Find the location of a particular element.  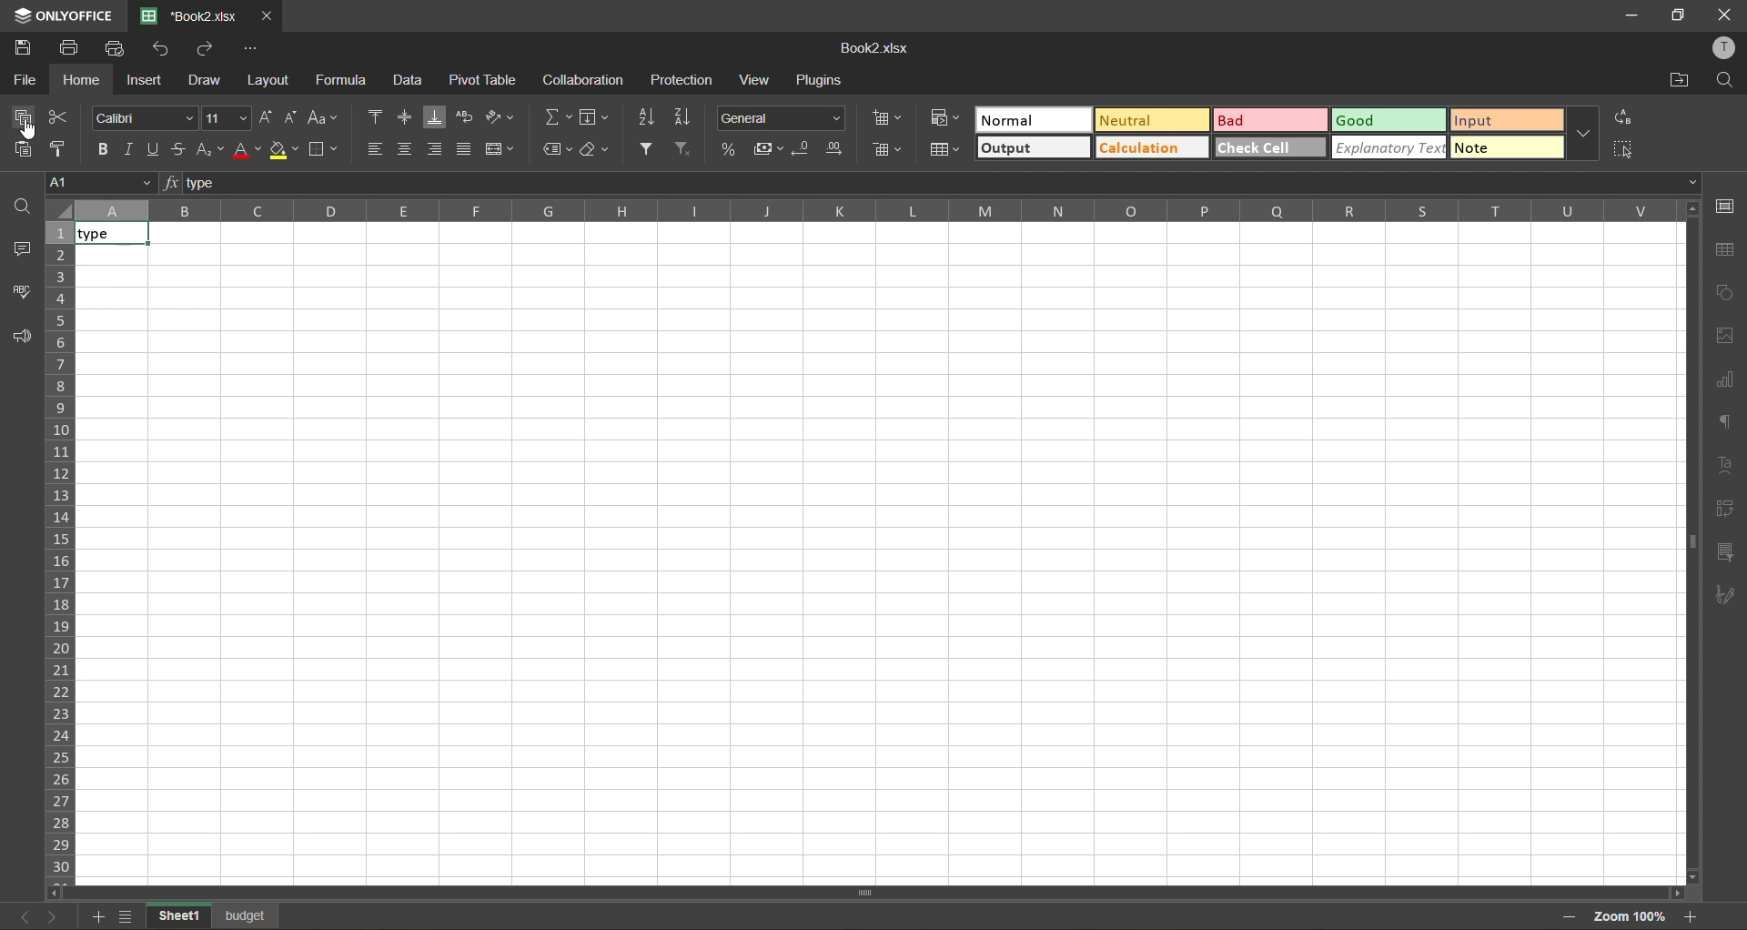

strikethrough is located at coordinates (185, 150).